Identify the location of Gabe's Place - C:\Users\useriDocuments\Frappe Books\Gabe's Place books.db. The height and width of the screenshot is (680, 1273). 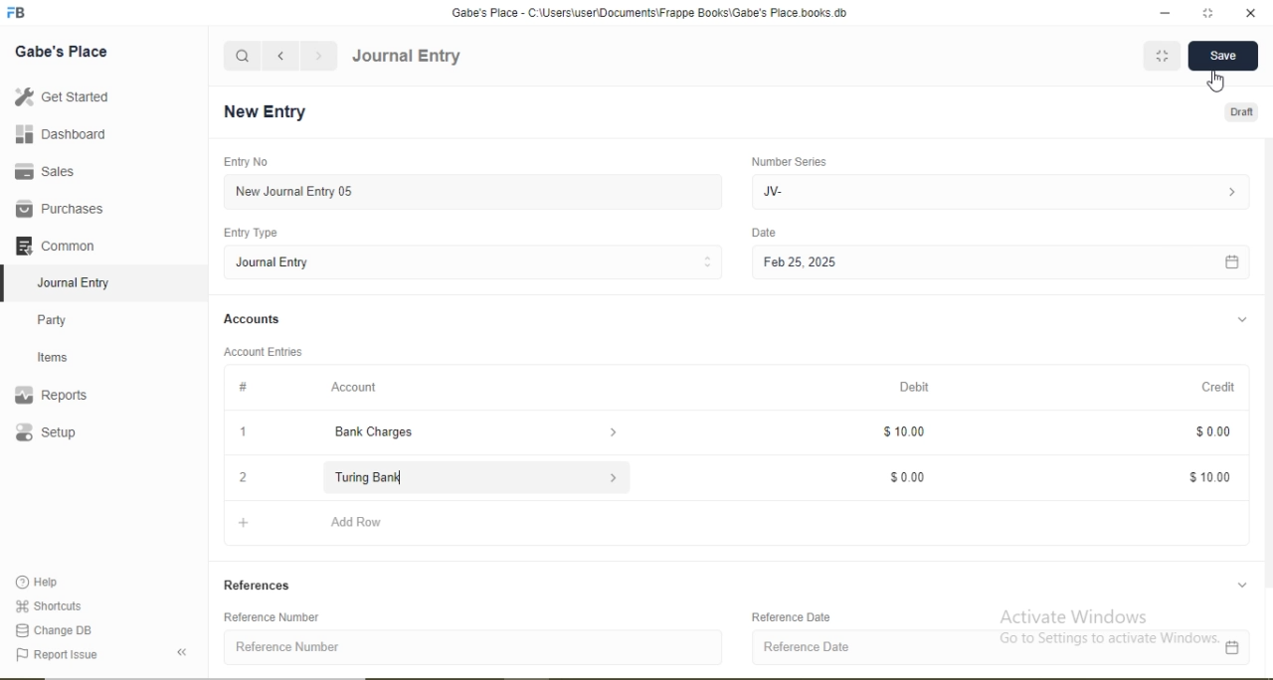
(651, 12).